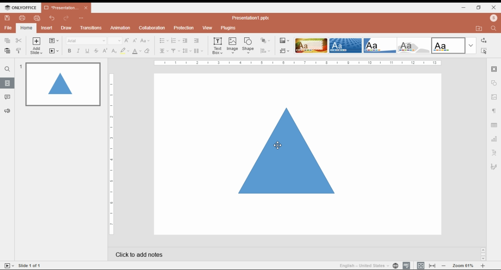  Describe the element at coordinates (19, 50) in the screenshot. I see `copy style` at that location.